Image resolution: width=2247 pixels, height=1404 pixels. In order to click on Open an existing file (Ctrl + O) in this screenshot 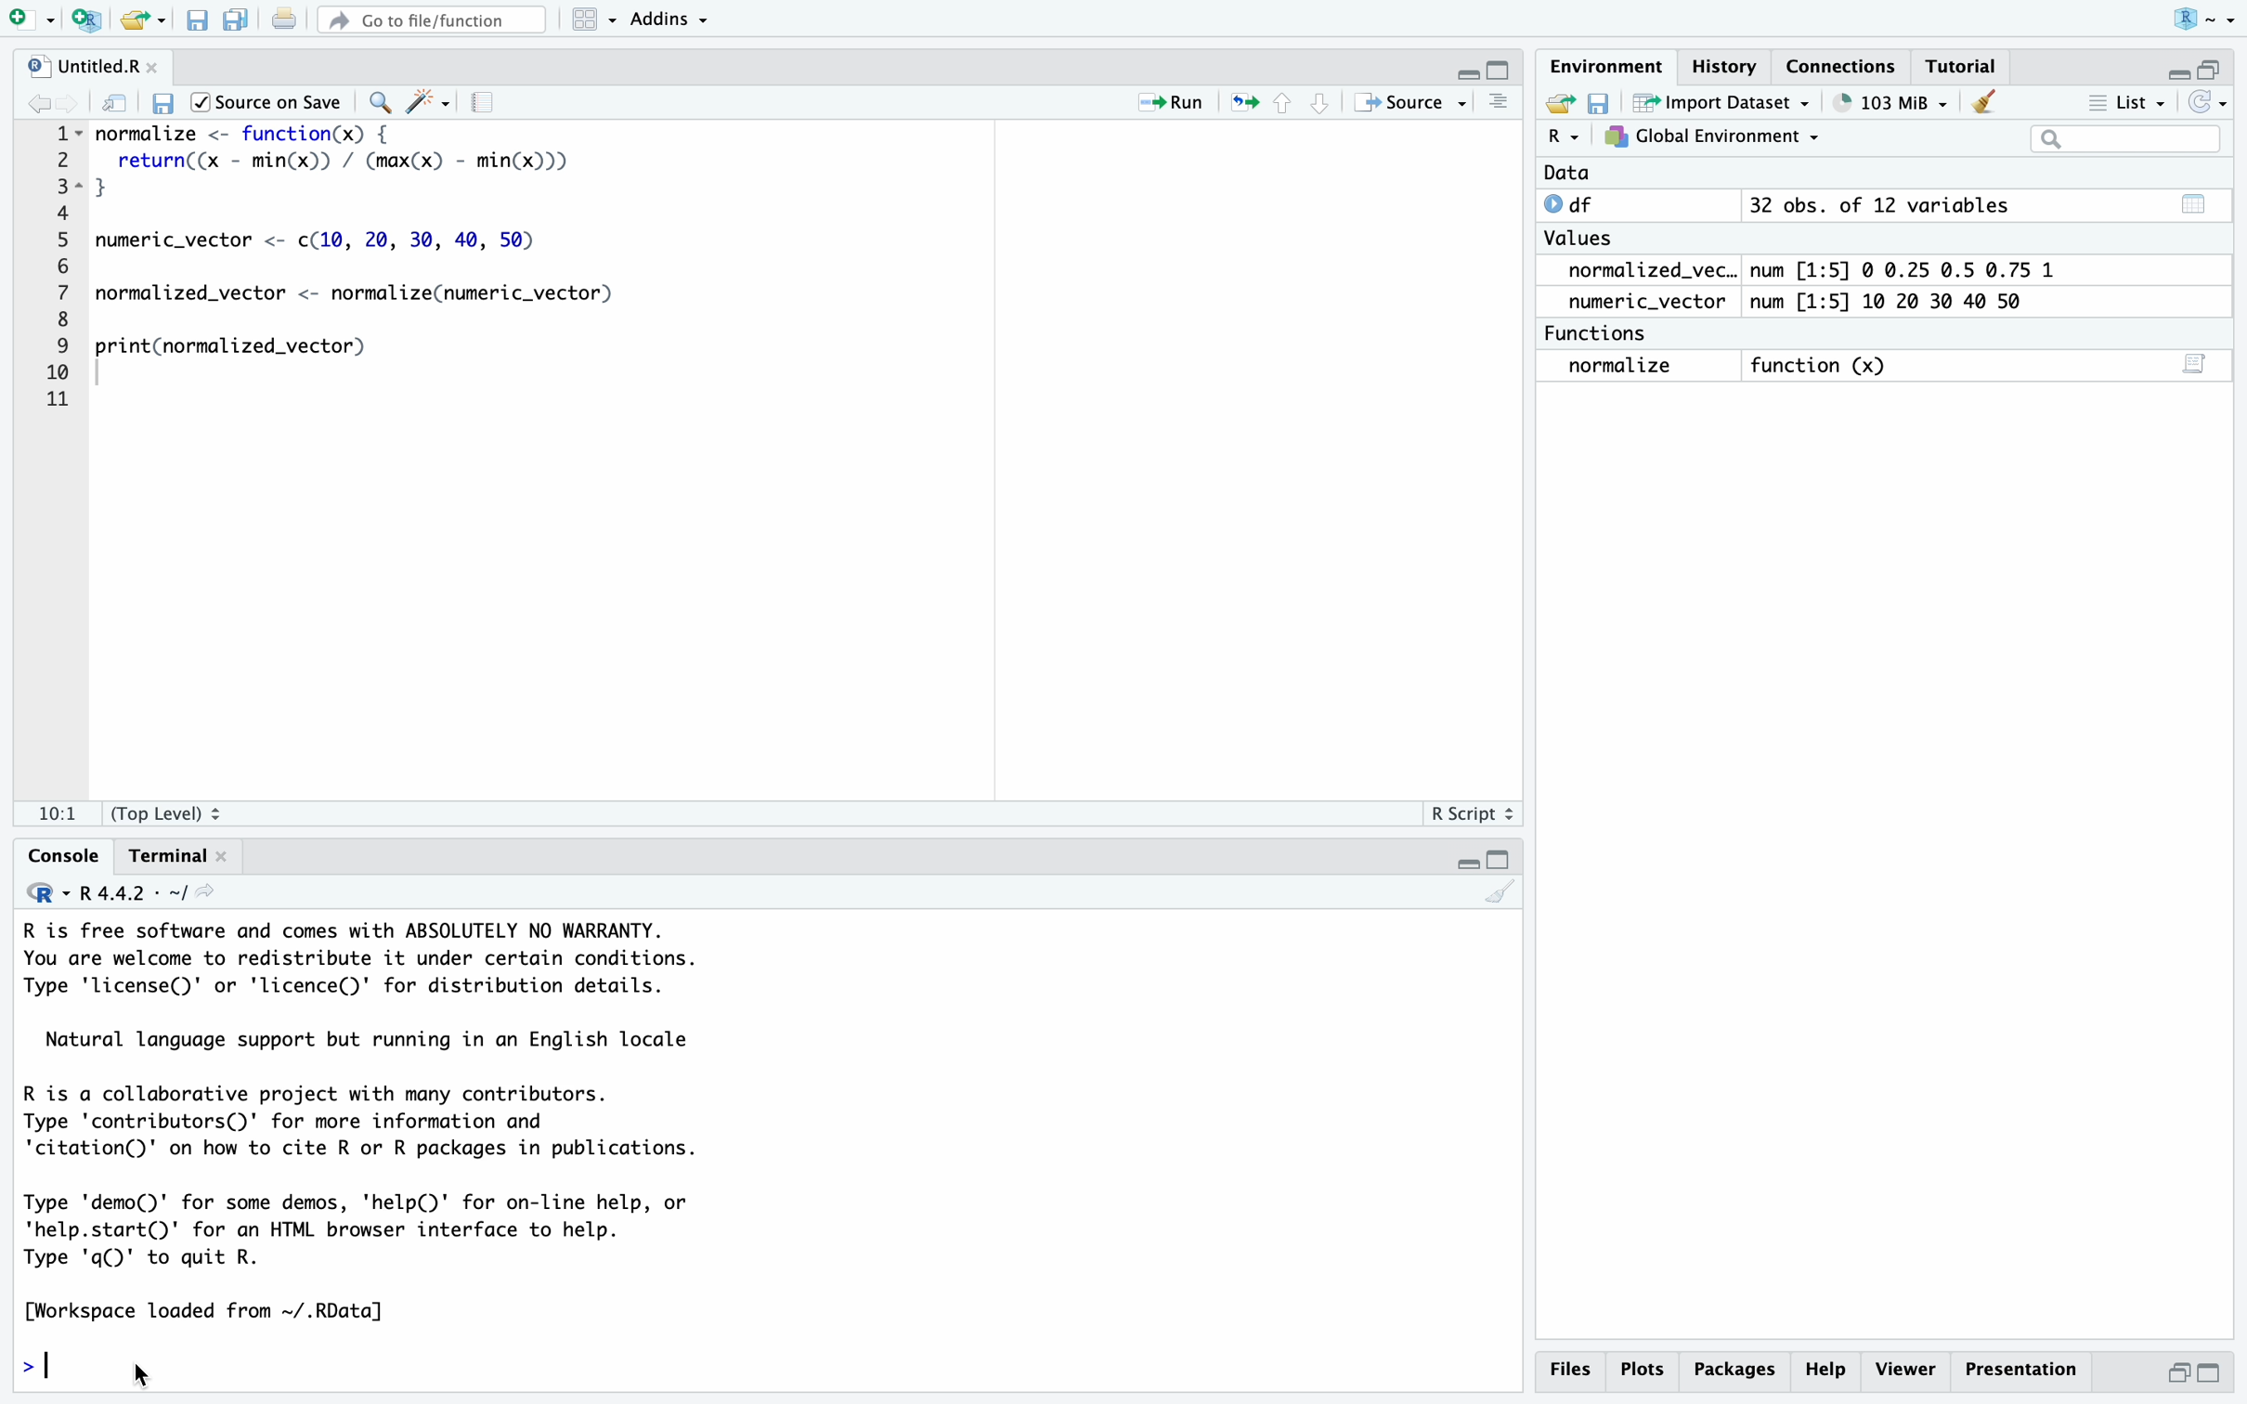, I will do `click(142, 22)`.